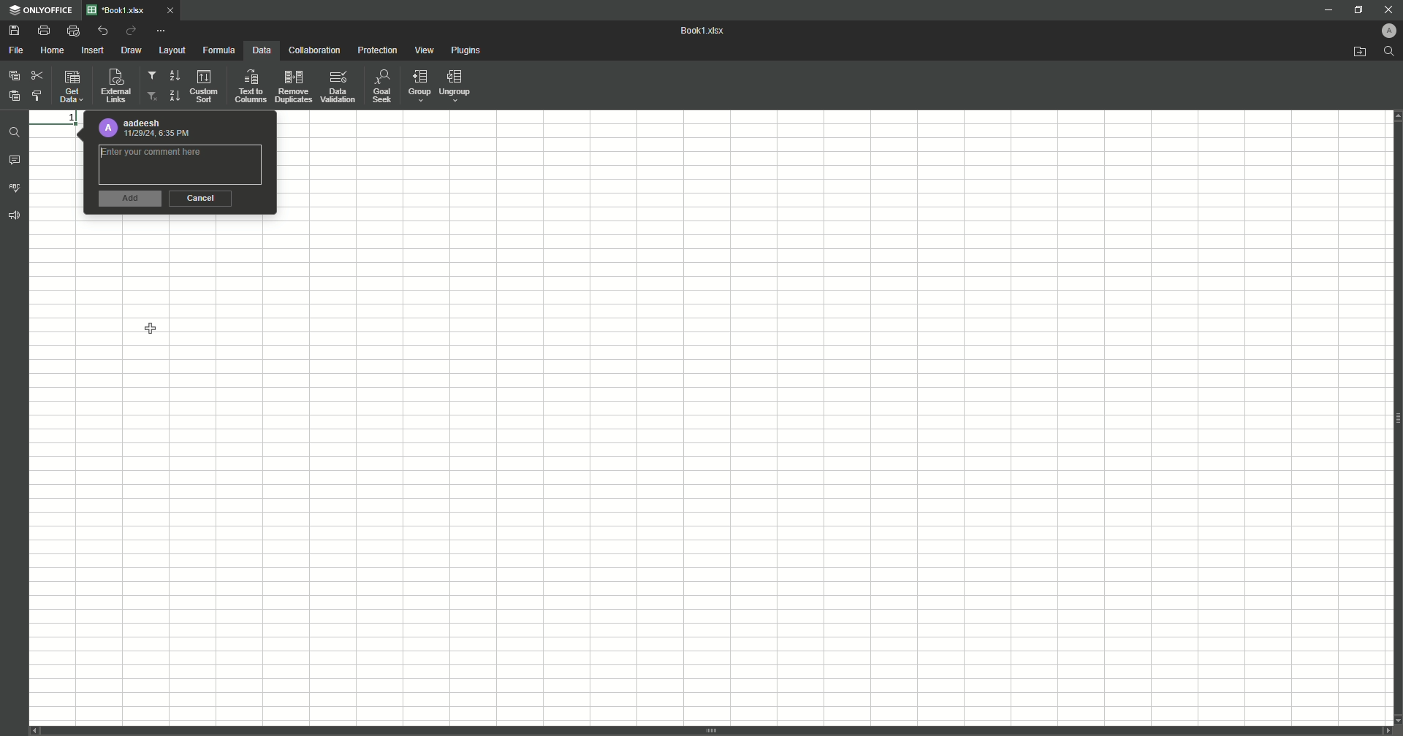  What do you see at coordinates (114, 85) in the screenshot?
I see `External Links` at bounding box center [114, 85].